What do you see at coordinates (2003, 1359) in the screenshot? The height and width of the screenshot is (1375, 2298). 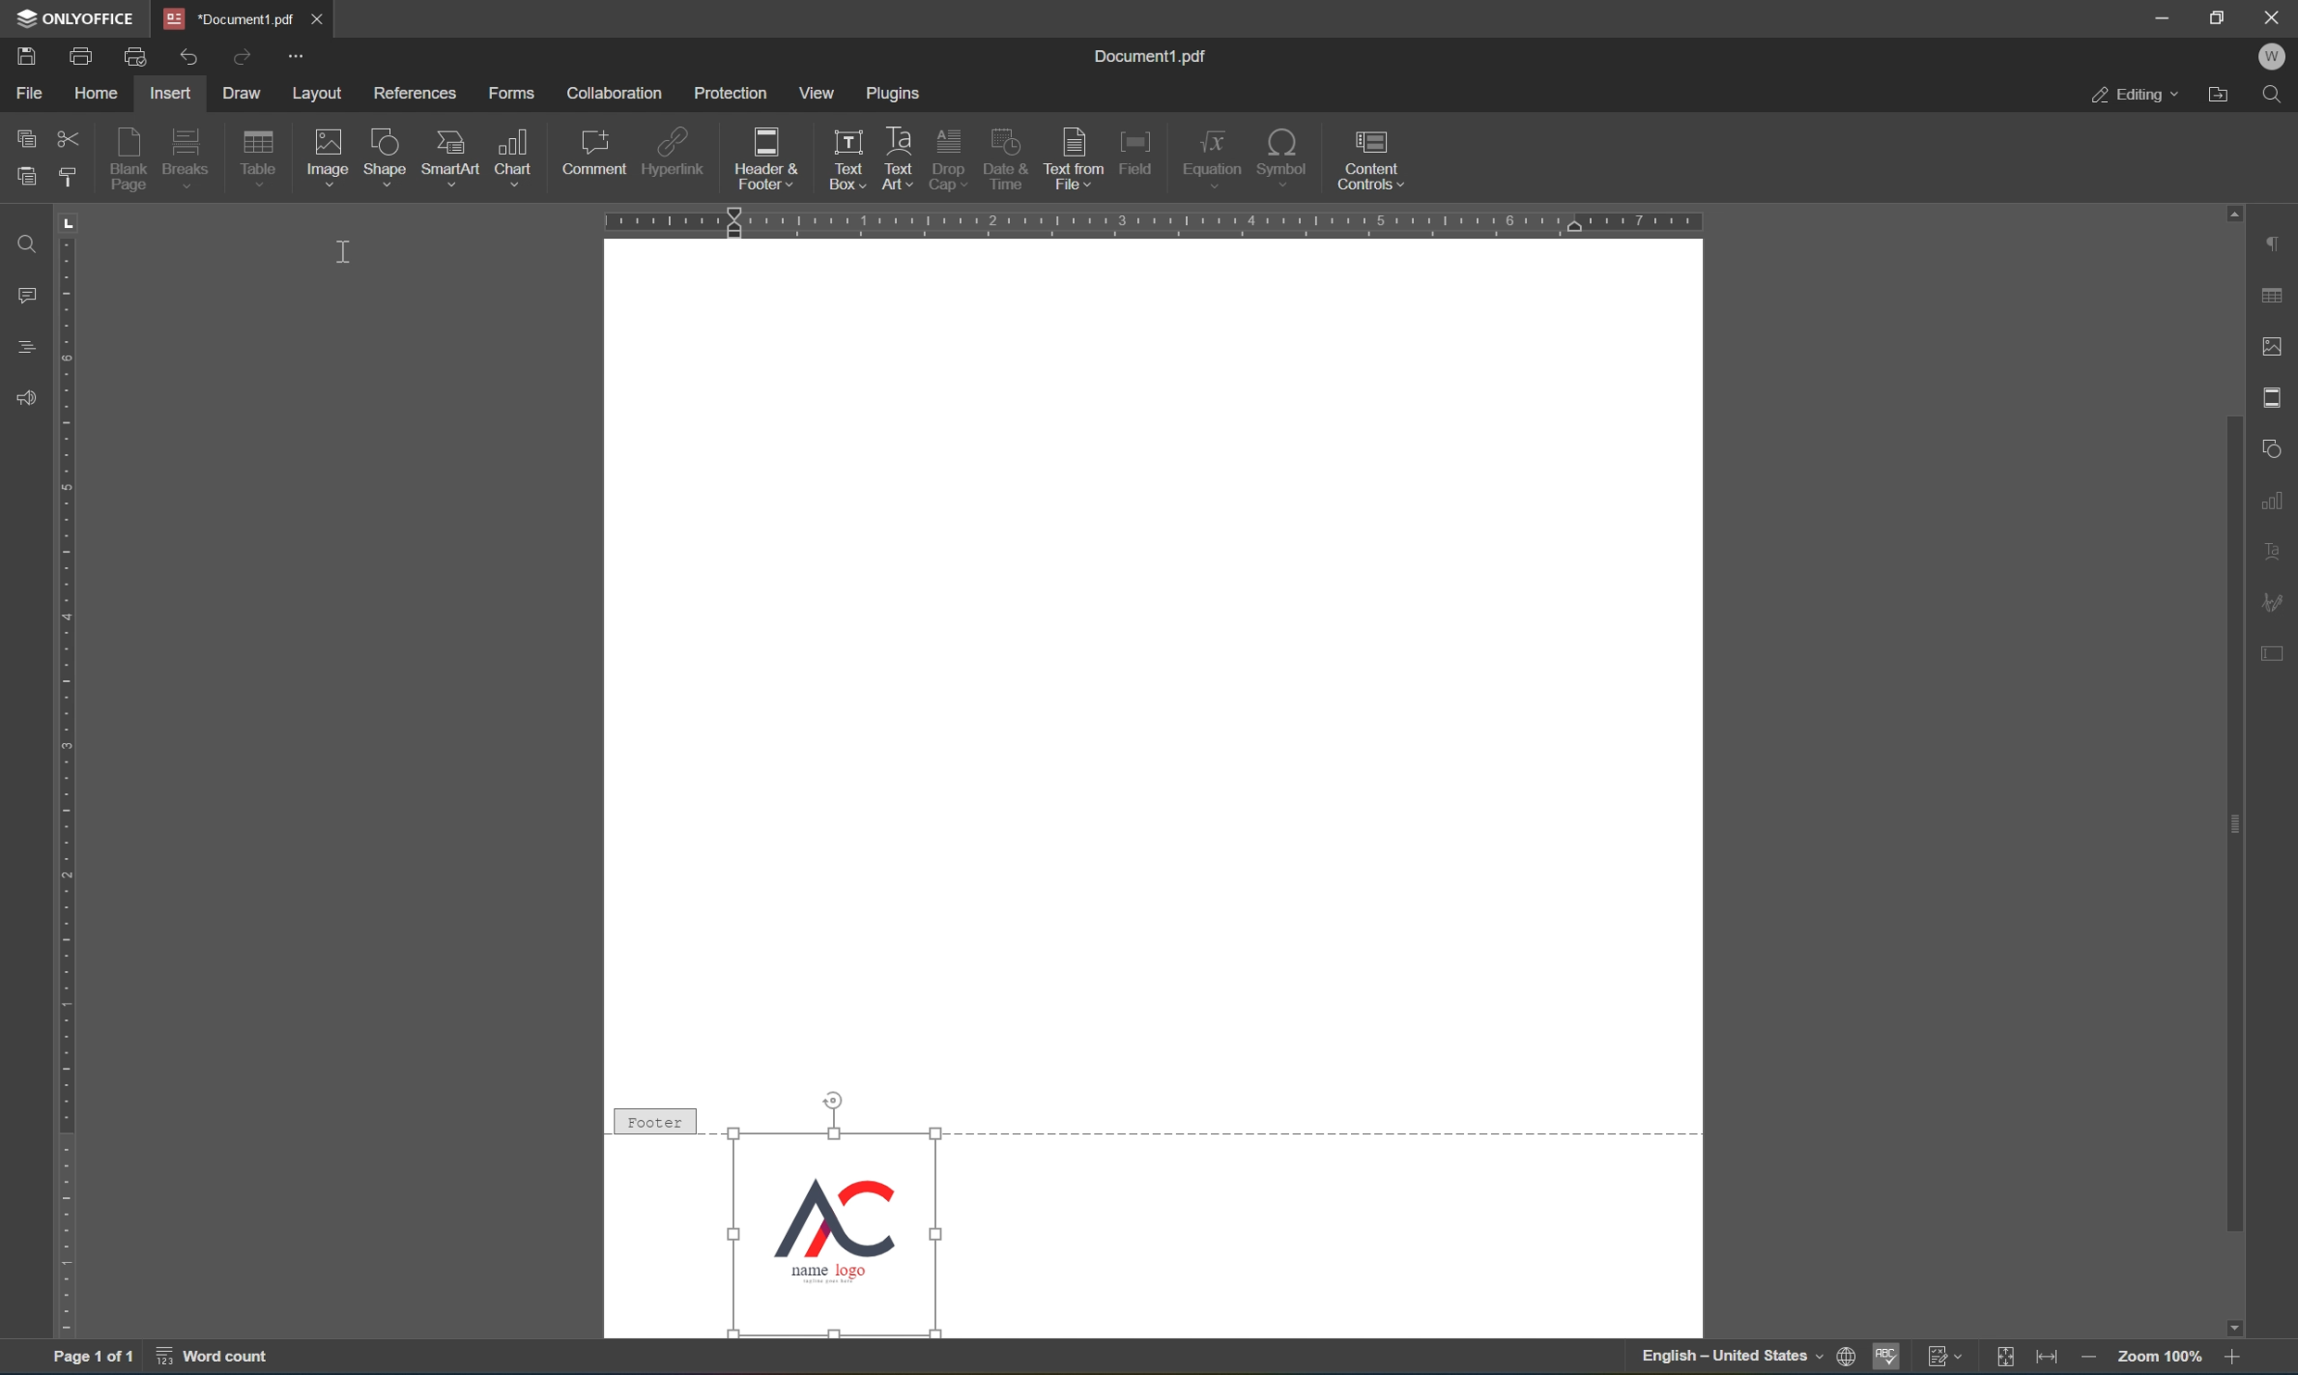 I see `fit to slide` at bounding box center [2003, 1359].